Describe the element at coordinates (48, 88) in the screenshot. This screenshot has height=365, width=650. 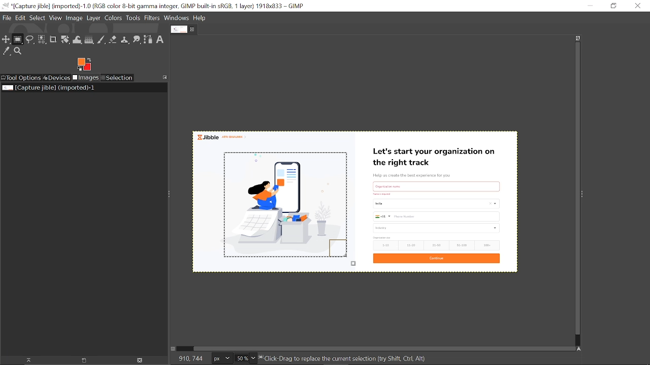
I see `Current image` at that location.